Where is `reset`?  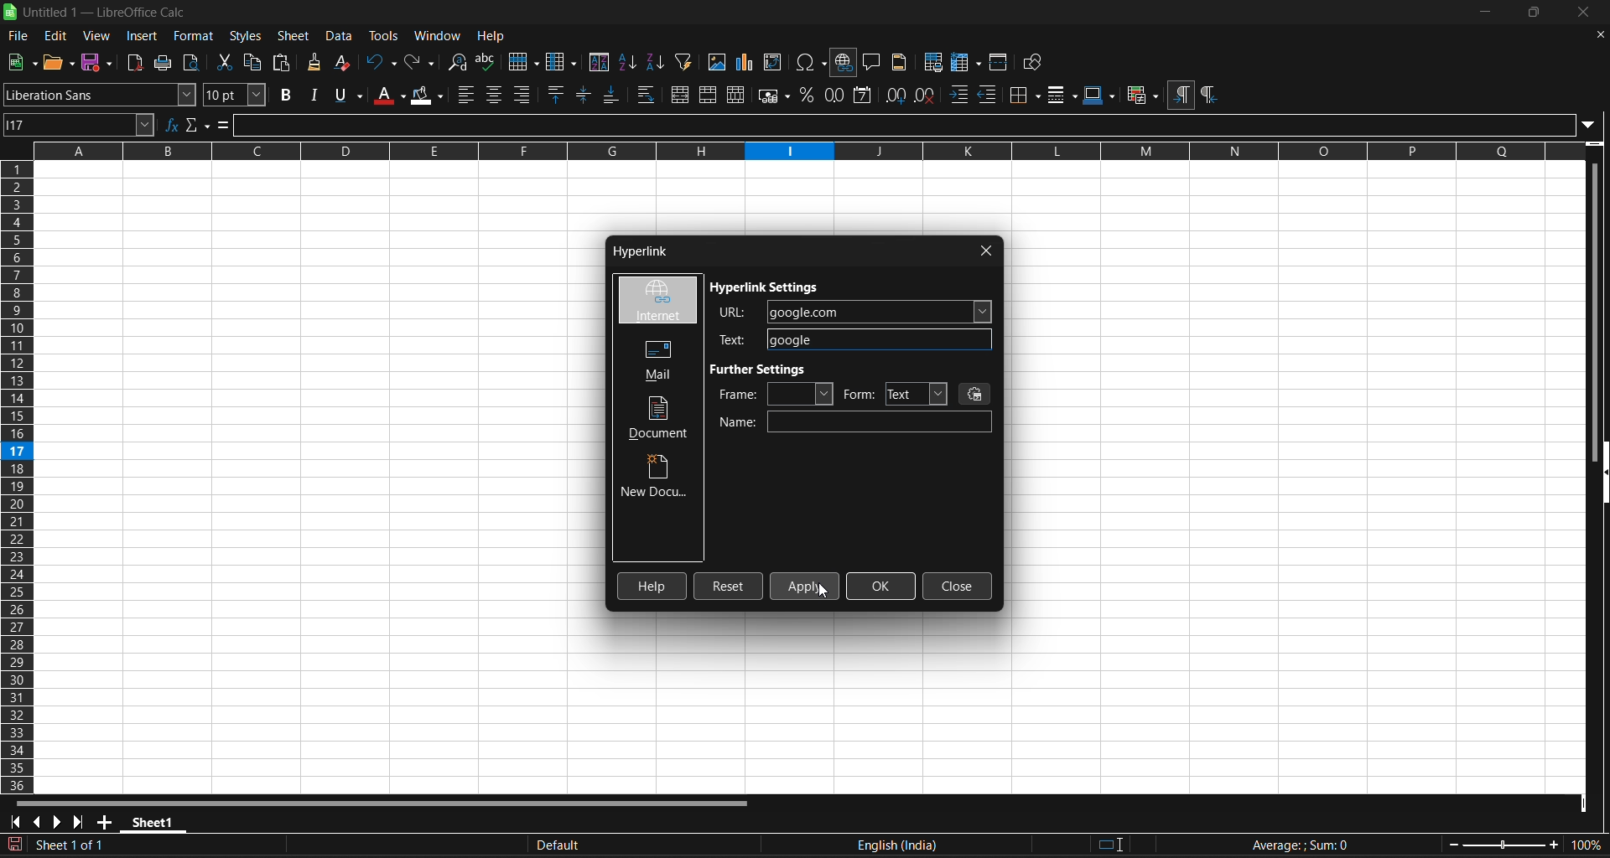
reset is located at coordinates (729, 587).